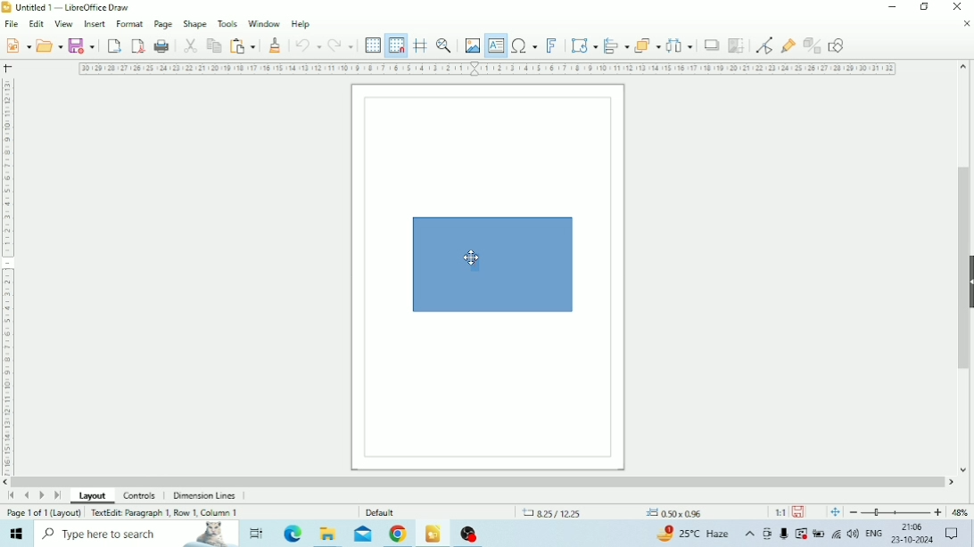  Describe the element at coordinates (340, 45) in the screenshot. I see `Redo` at that location.